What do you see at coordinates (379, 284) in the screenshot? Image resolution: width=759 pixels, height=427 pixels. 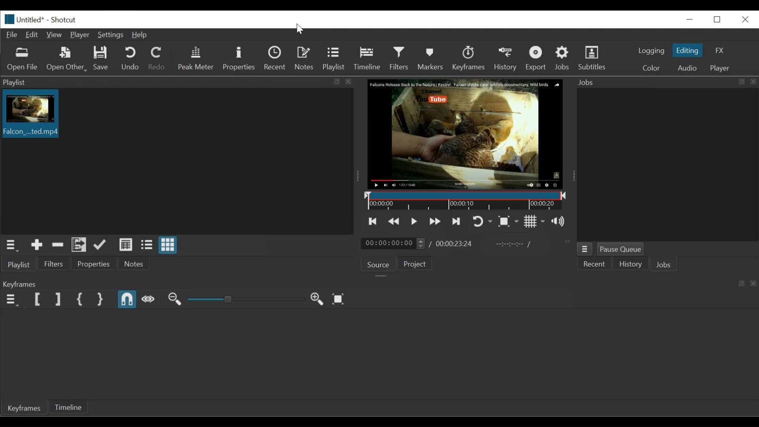 I see `Keyframe Panel` at bounding box center [379, 284].